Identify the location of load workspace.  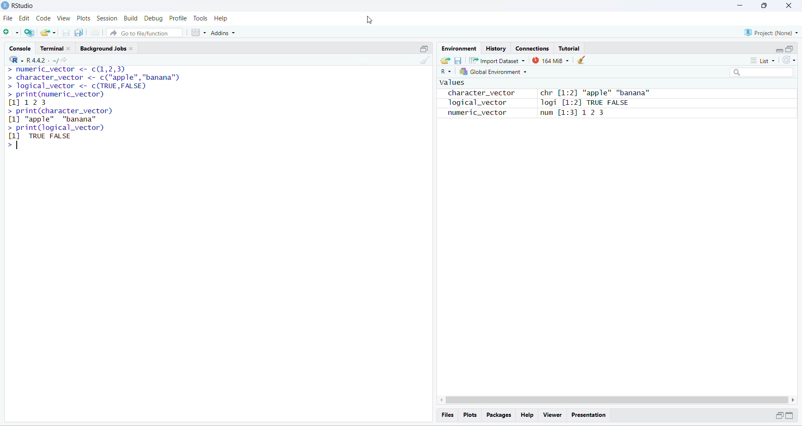
(444, 60).